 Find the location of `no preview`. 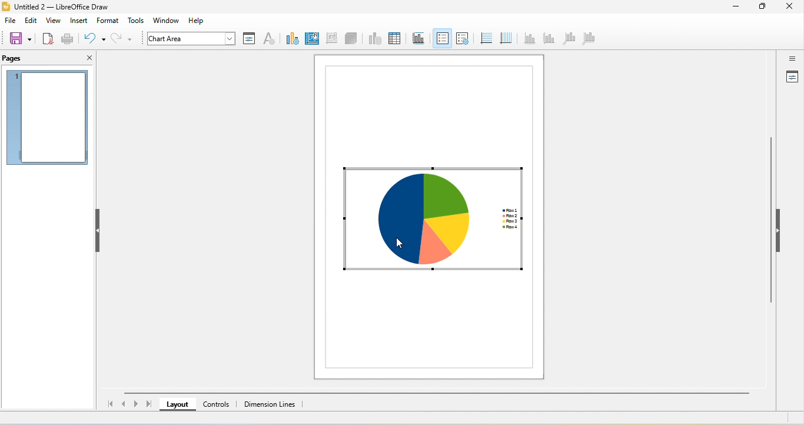

no preview is located at coordinates (48, 118).